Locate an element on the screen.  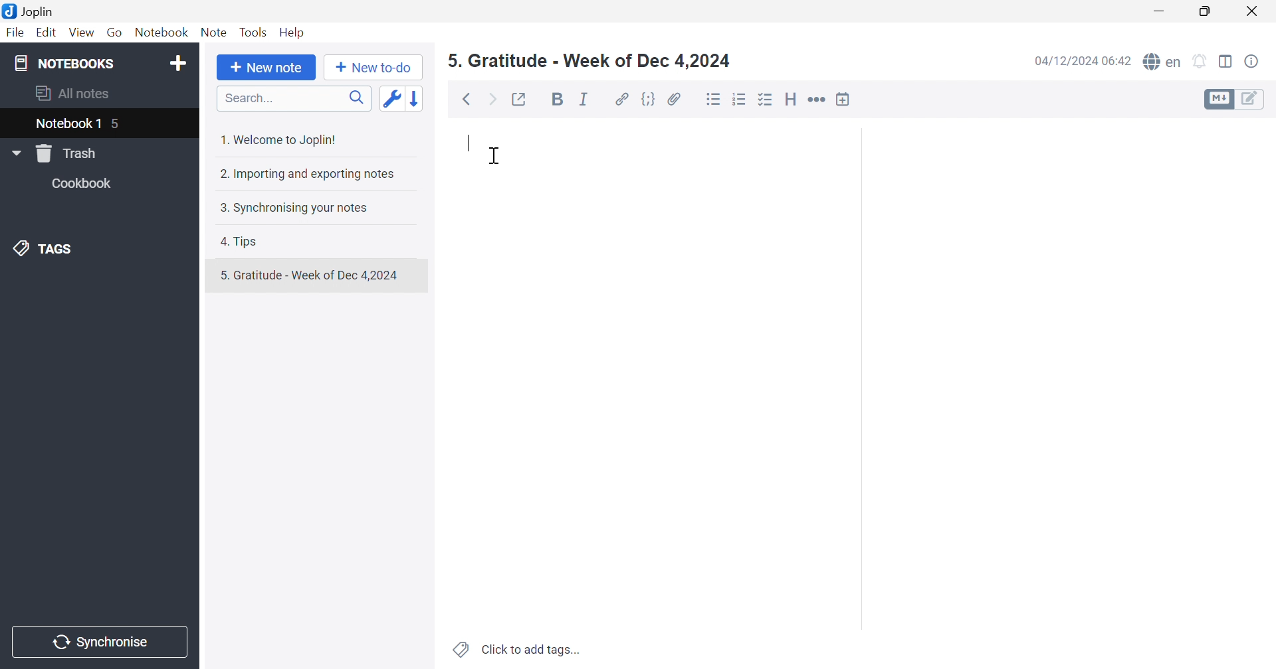
Checkbox is located at coordinates (766, 100).